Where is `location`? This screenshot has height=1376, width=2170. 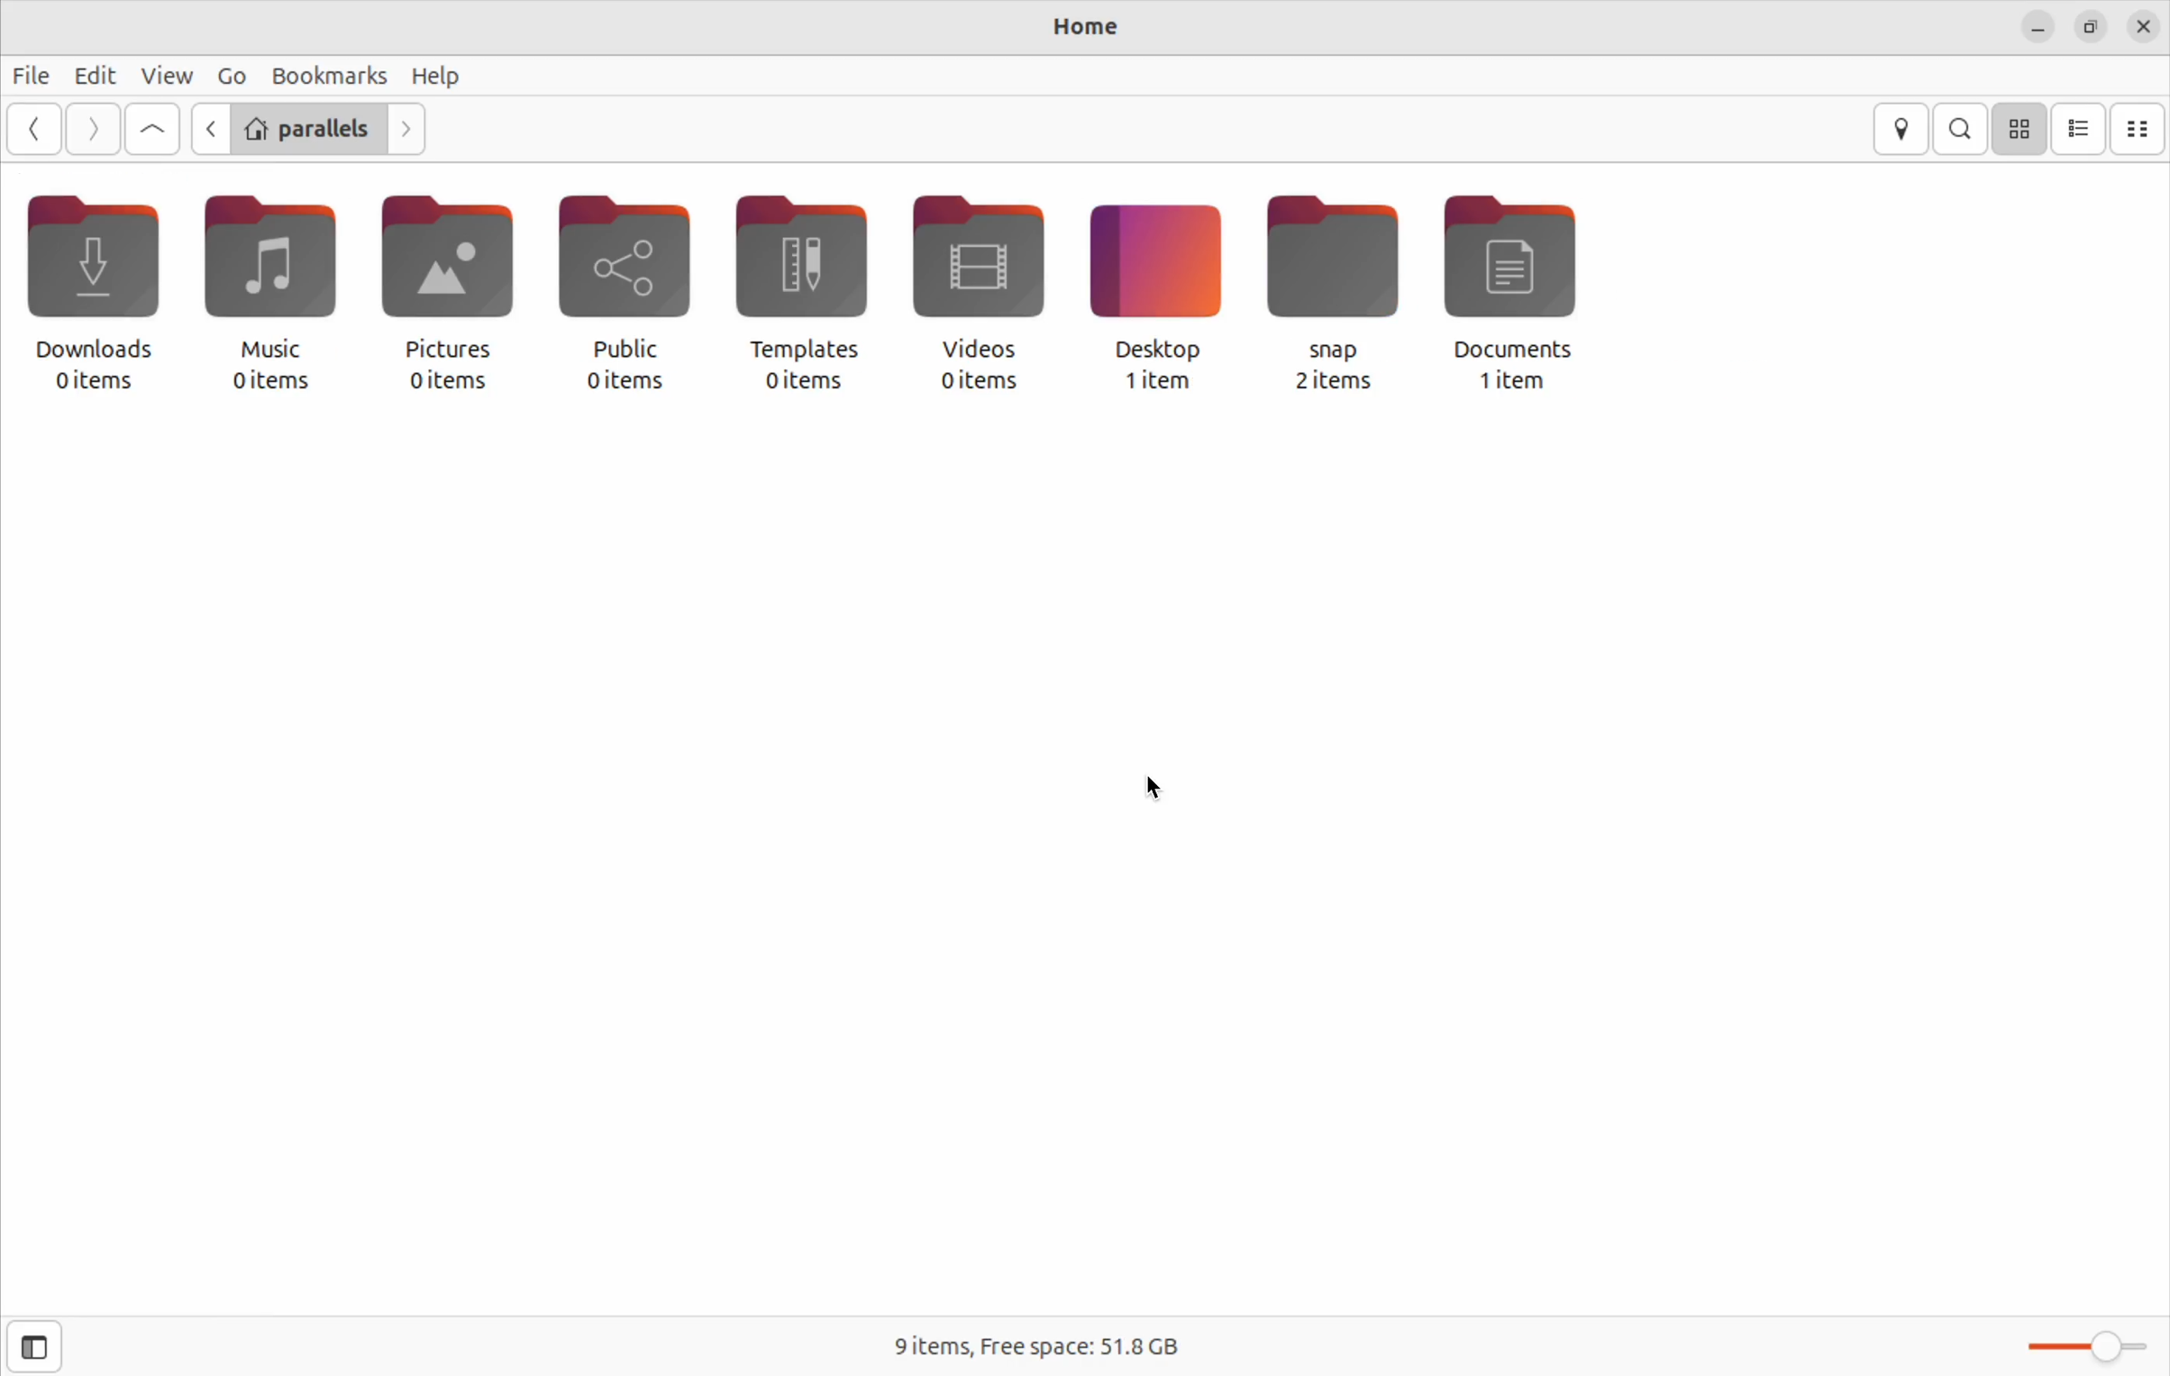 location is located at coordinates (1905, 131).